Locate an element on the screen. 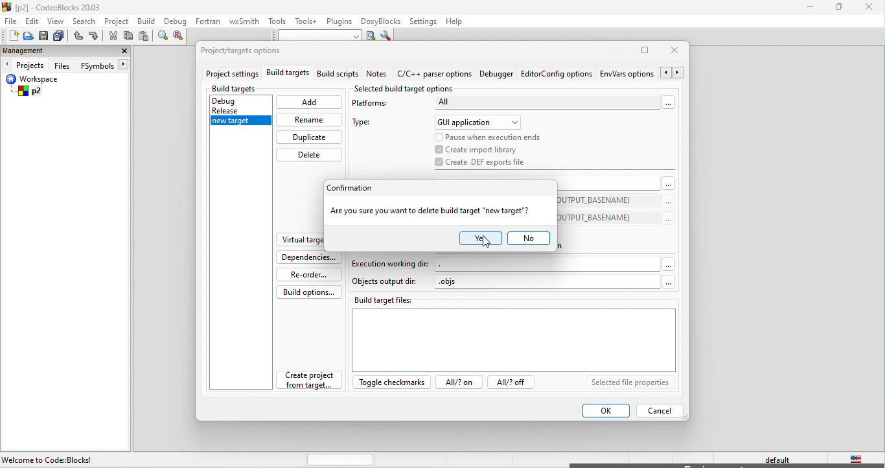  [p2] - Code=Blocks 20.03 is located at coordinates (57, 8).